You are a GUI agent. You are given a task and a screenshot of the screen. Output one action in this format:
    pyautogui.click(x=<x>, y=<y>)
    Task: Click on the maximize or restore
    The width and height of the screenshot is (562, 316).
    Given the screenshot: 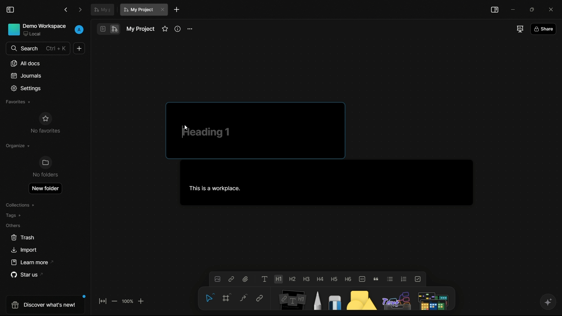 What is the action you would take?
    pyautogui.click(x=533, y=9)
    